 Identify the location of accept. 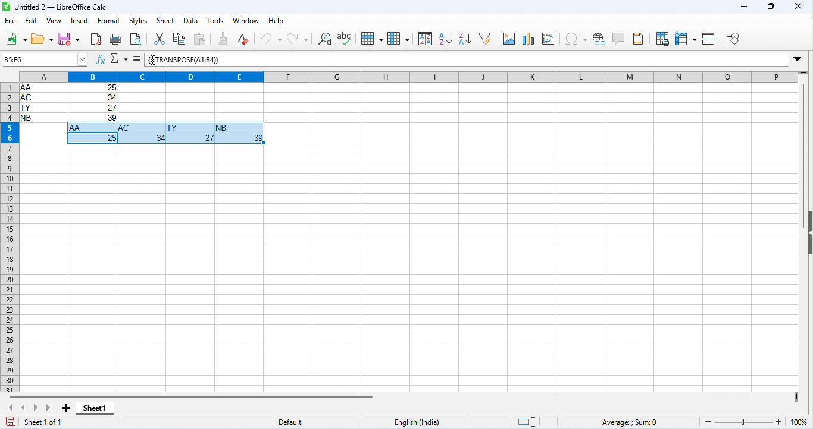
(136, 59).